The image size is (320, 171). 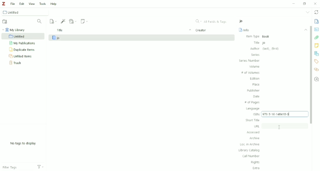 I want to click on Item Type Book, so click(x=261, y=37).